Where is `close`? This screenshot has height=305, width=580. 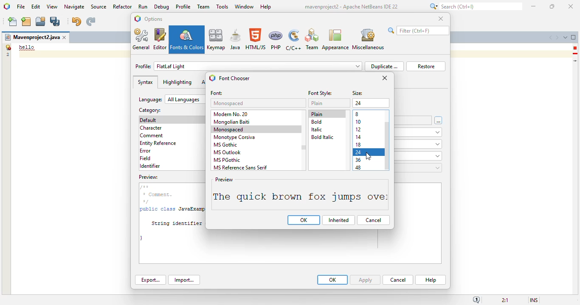
close is located at coordinates (385, 78).